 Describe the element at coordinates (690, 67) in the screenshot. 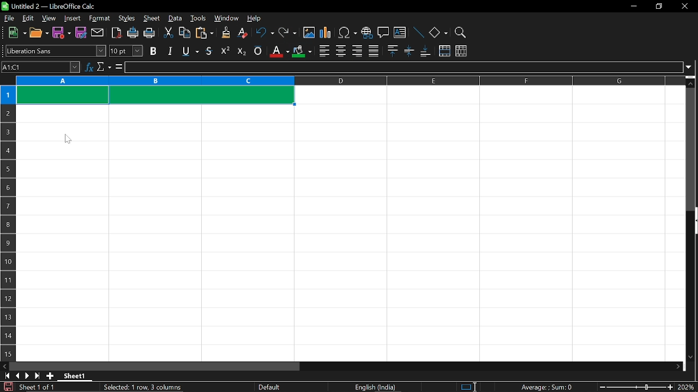

I see `expand formula bar` at that location.